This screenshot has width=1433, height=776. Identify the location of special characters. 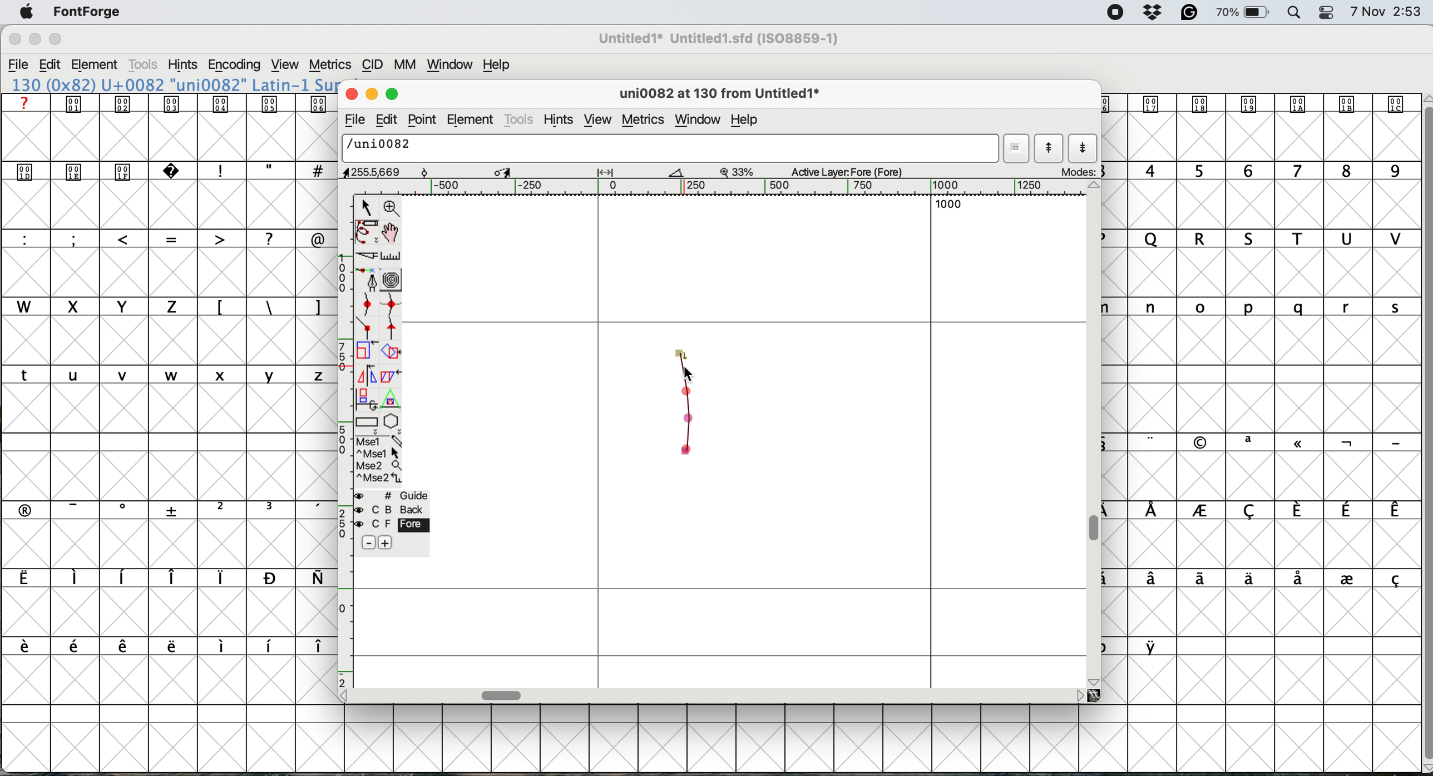
(162, 238).